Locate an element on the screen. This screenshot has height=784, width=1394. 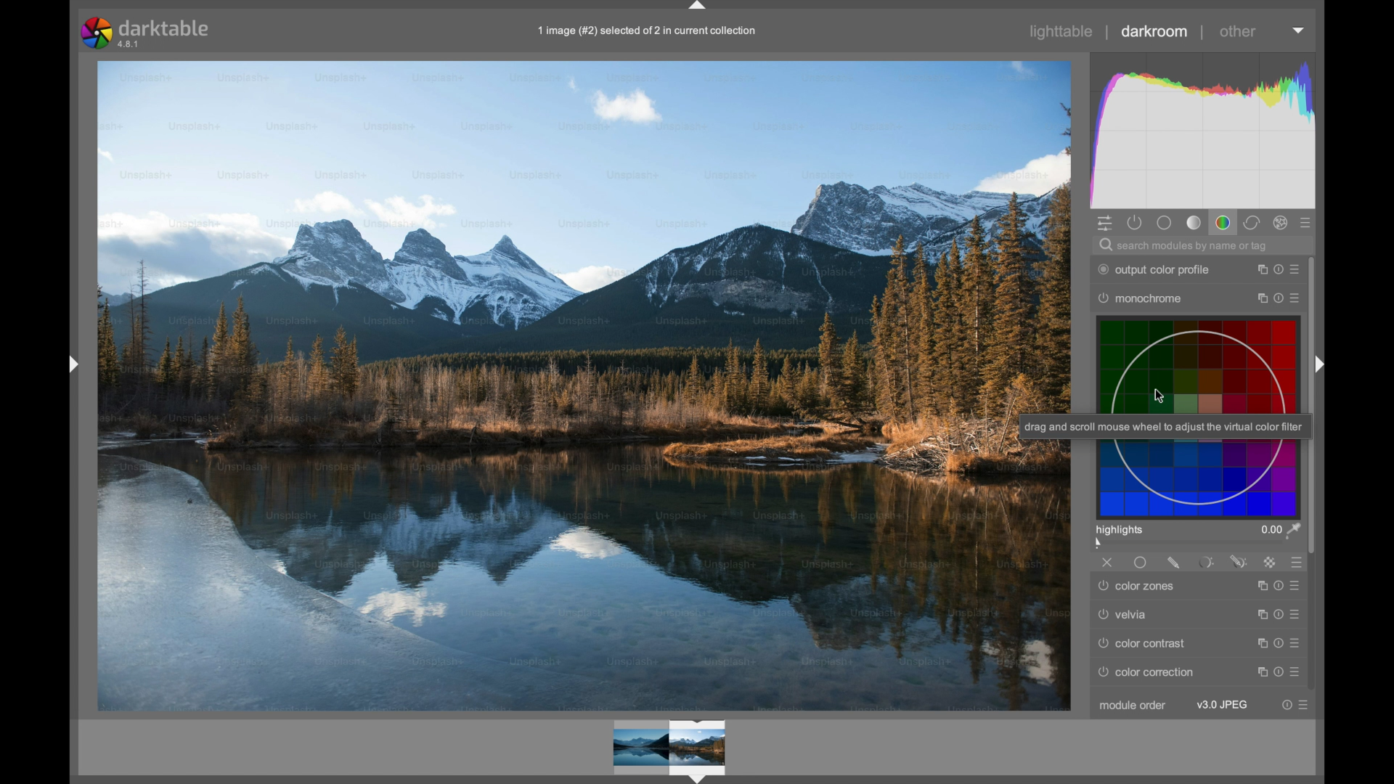
module order is located at coordinates (1132, 706).